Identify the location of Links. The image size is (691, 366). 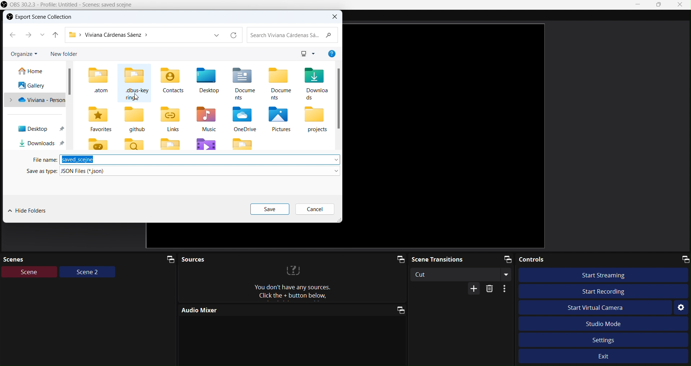
(169, 119).